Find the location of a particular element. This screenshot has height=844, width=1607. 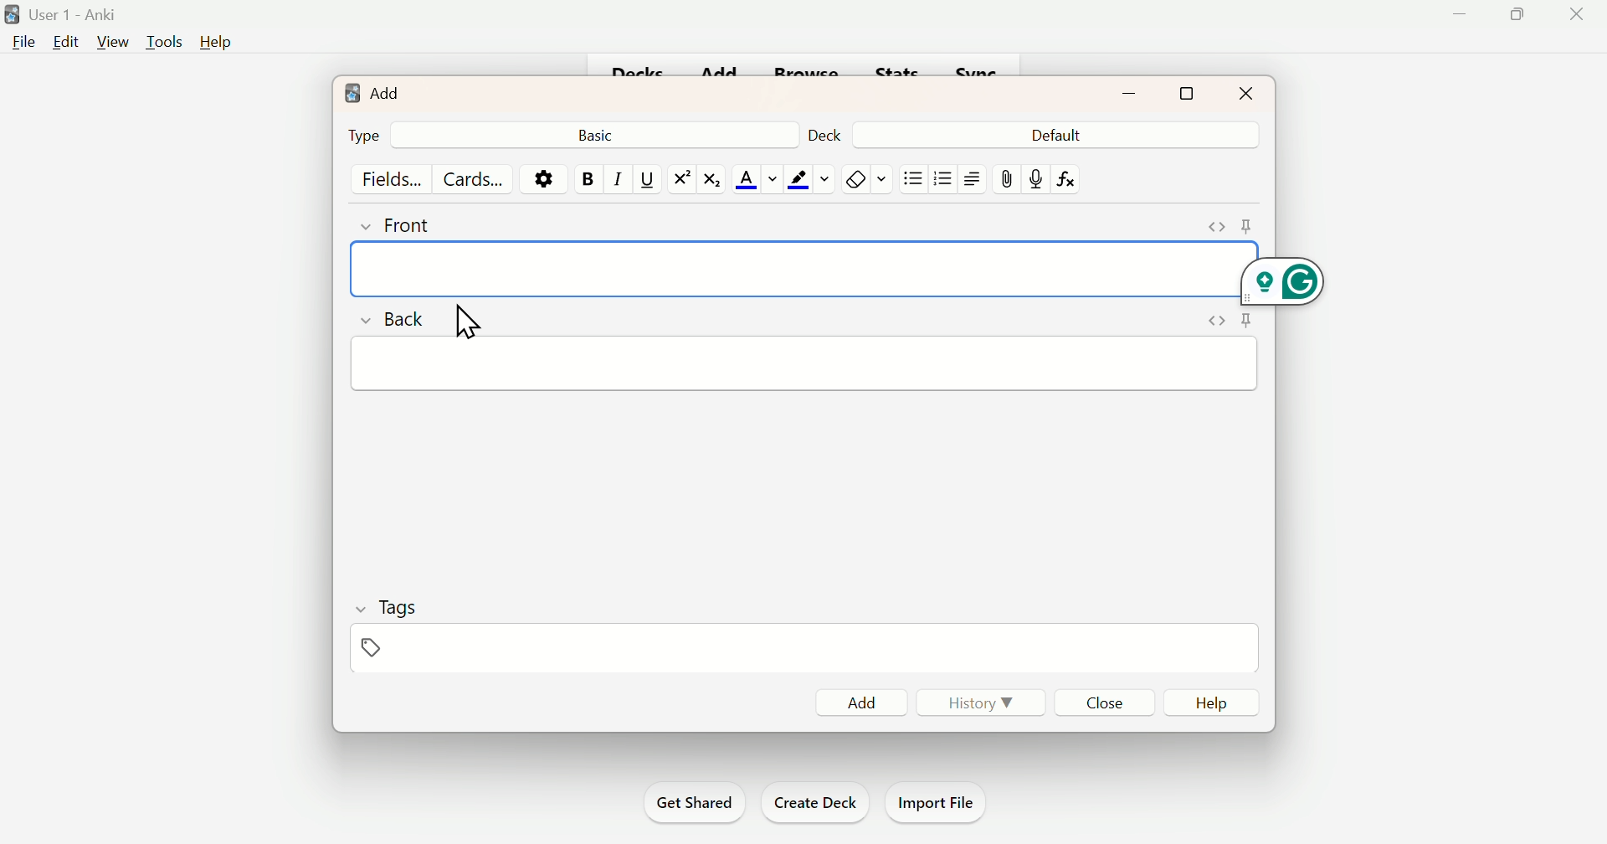

Rubber is located at coordinates (867, 178).